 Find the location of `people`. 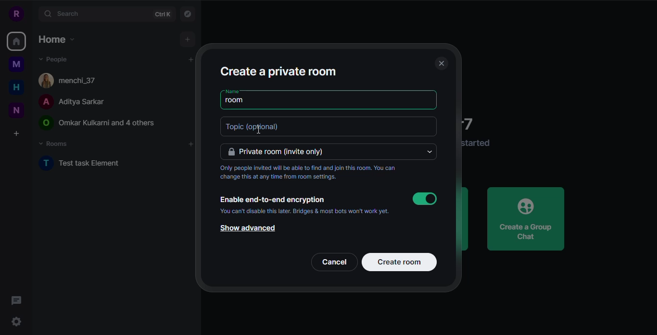

people is located at coordinates (54, 59).